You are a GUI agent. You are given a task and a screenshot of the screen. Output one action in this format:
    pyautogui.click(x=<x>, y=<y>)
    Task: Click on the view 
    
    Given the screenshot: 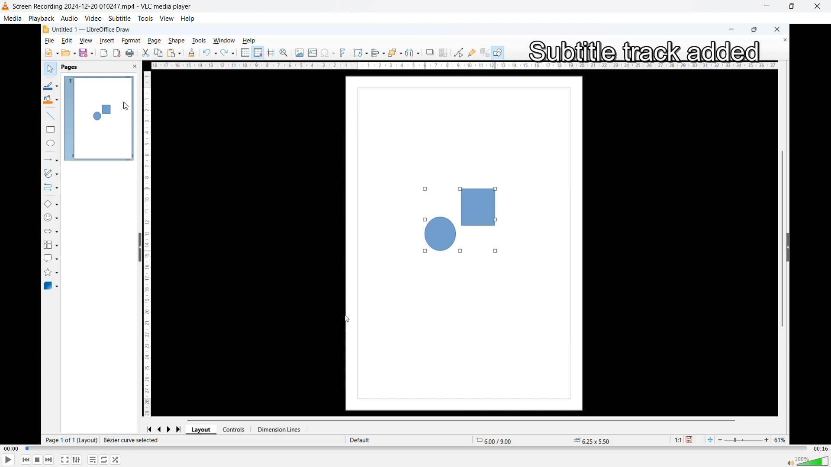 What is the action you would take?
    pyautogui.click(x=167, y=19)
    